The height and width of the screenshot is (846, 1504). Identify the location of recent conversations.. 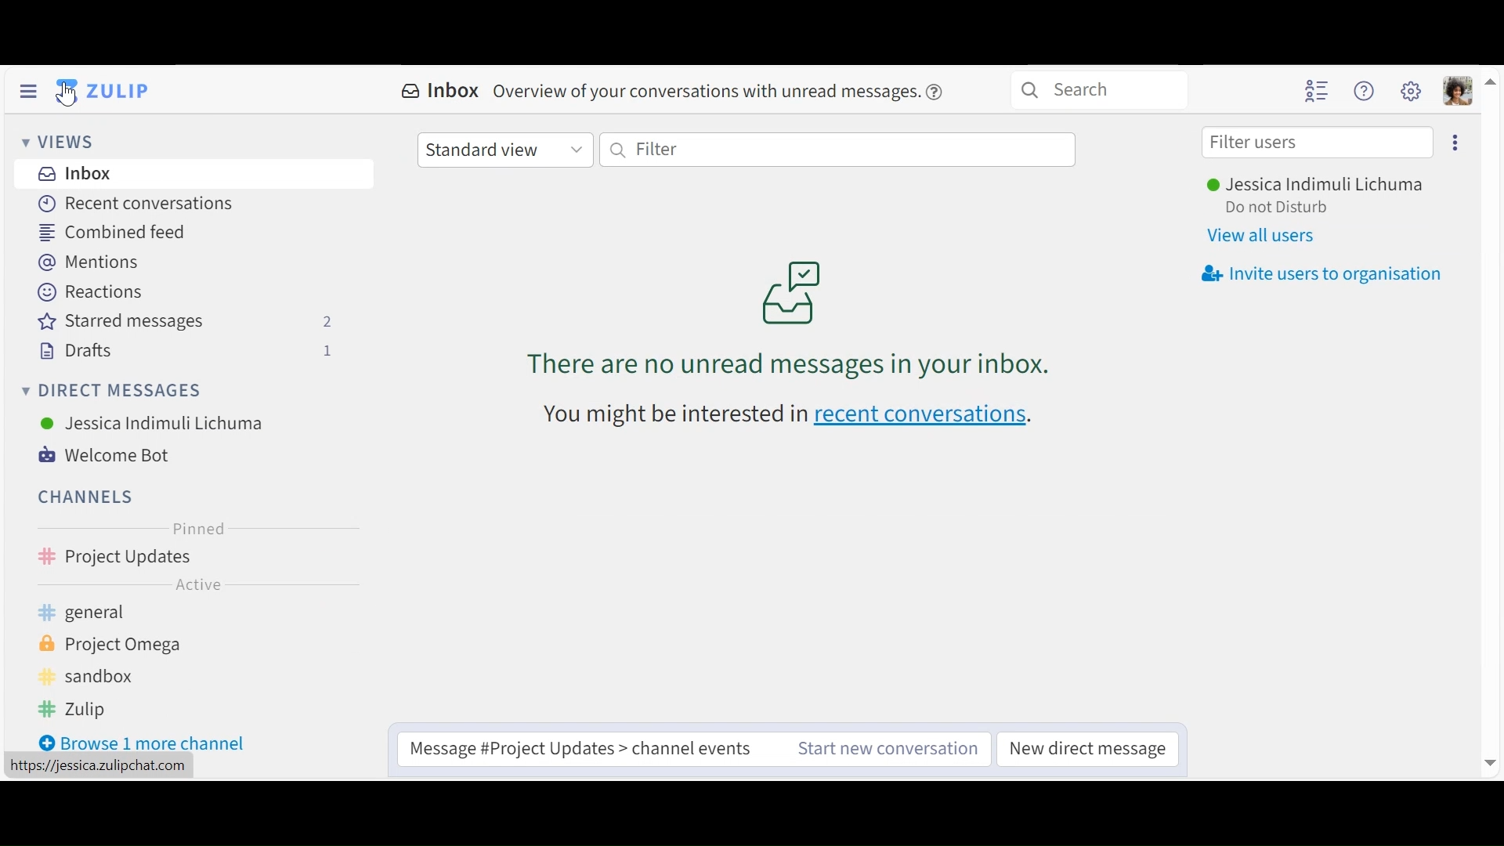
(931, 418).